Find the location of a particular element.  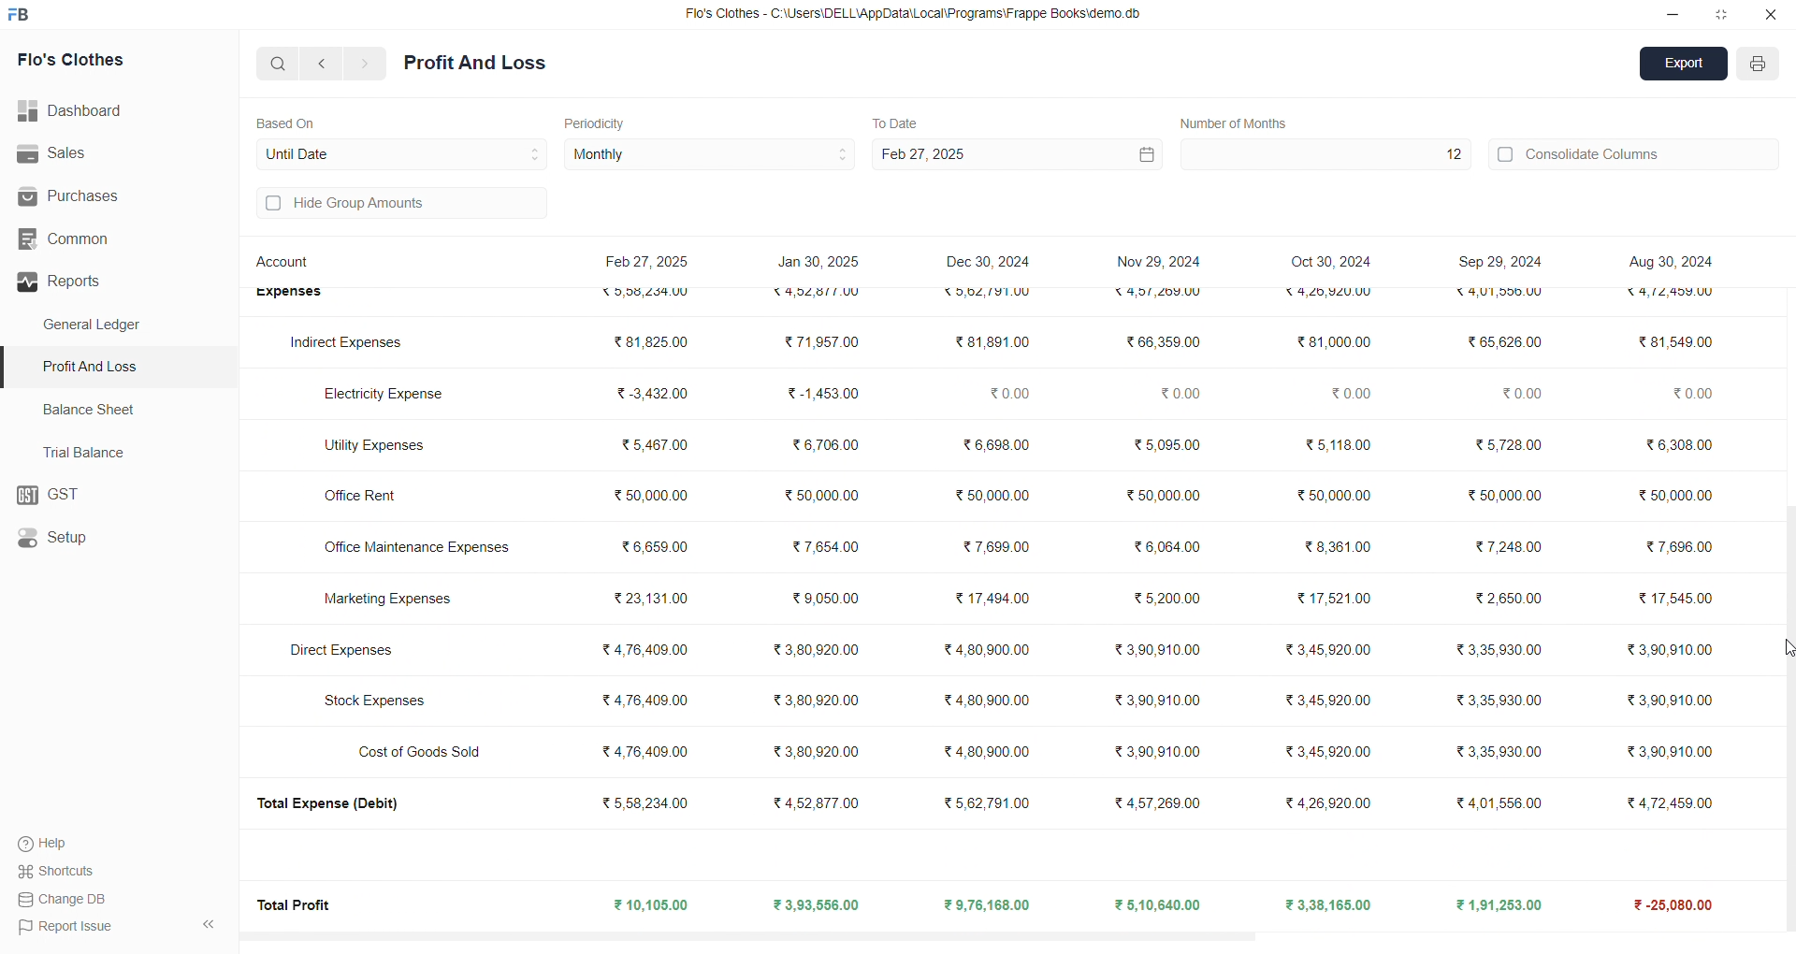

Export is located at coordinates (1685, 65).